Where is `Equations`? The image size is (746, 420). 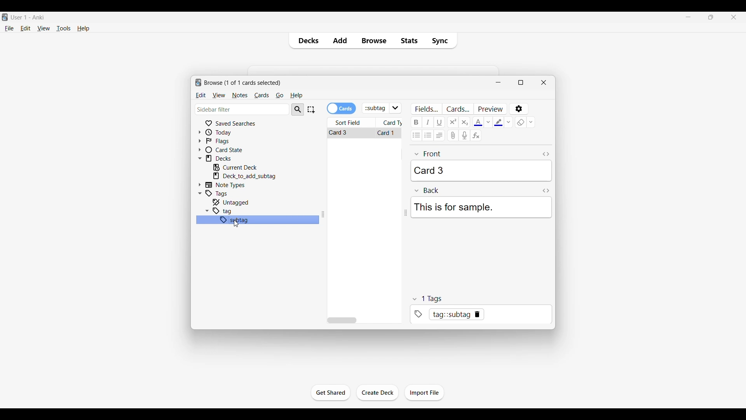
Equations is located at coordinates (476, 135).